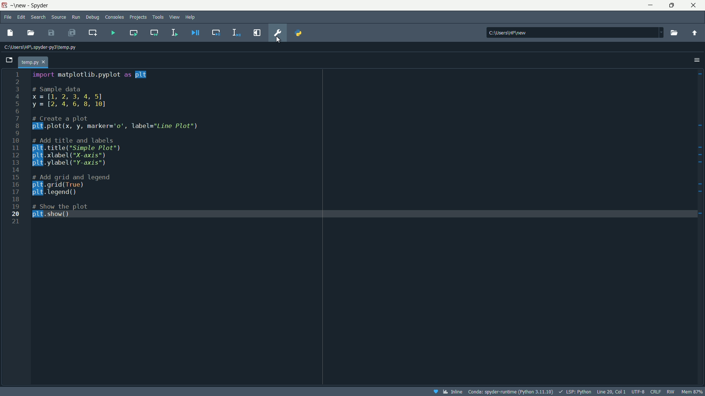 Image resolution: width=705 pixels, height=396 pixels. Describe the element at coordinates (575, 32) in the screenshot. I see `directory` at that location.